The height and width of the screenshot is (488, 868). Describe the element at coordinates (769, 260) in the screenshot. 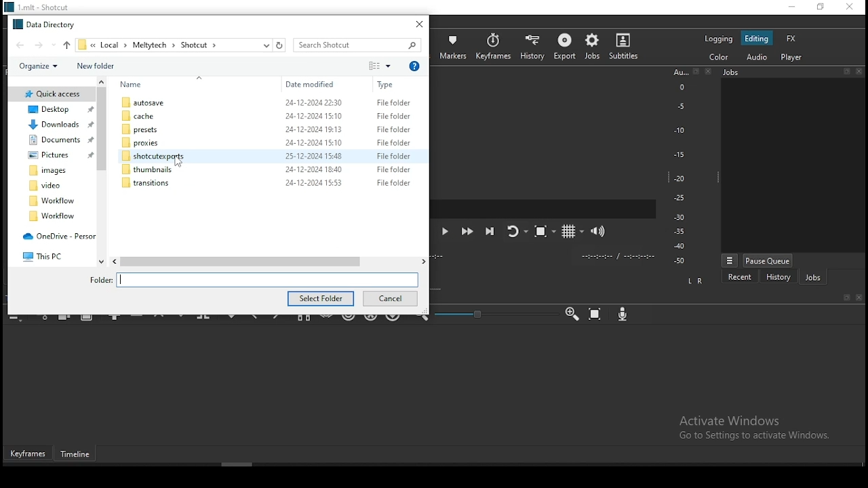

I see `pause queue` at that location.